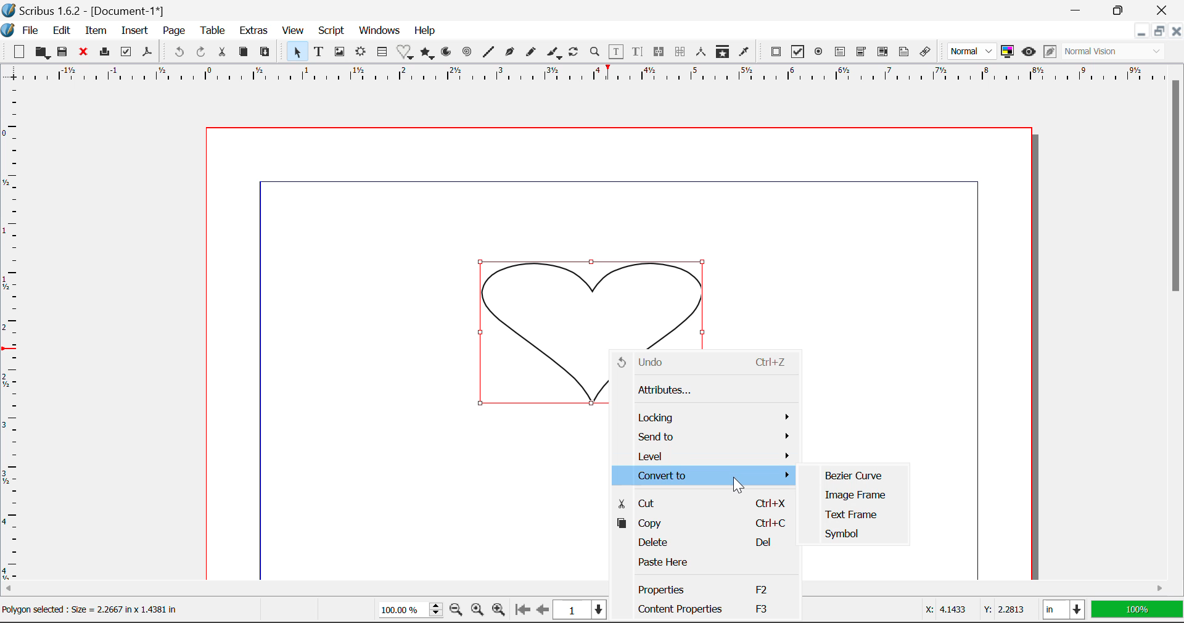 This screenshot has height=623, width=1184. What do you see at coordinates (1165, 10) in the screenshot?
I see `Close` at bounding box center [1165, 10].